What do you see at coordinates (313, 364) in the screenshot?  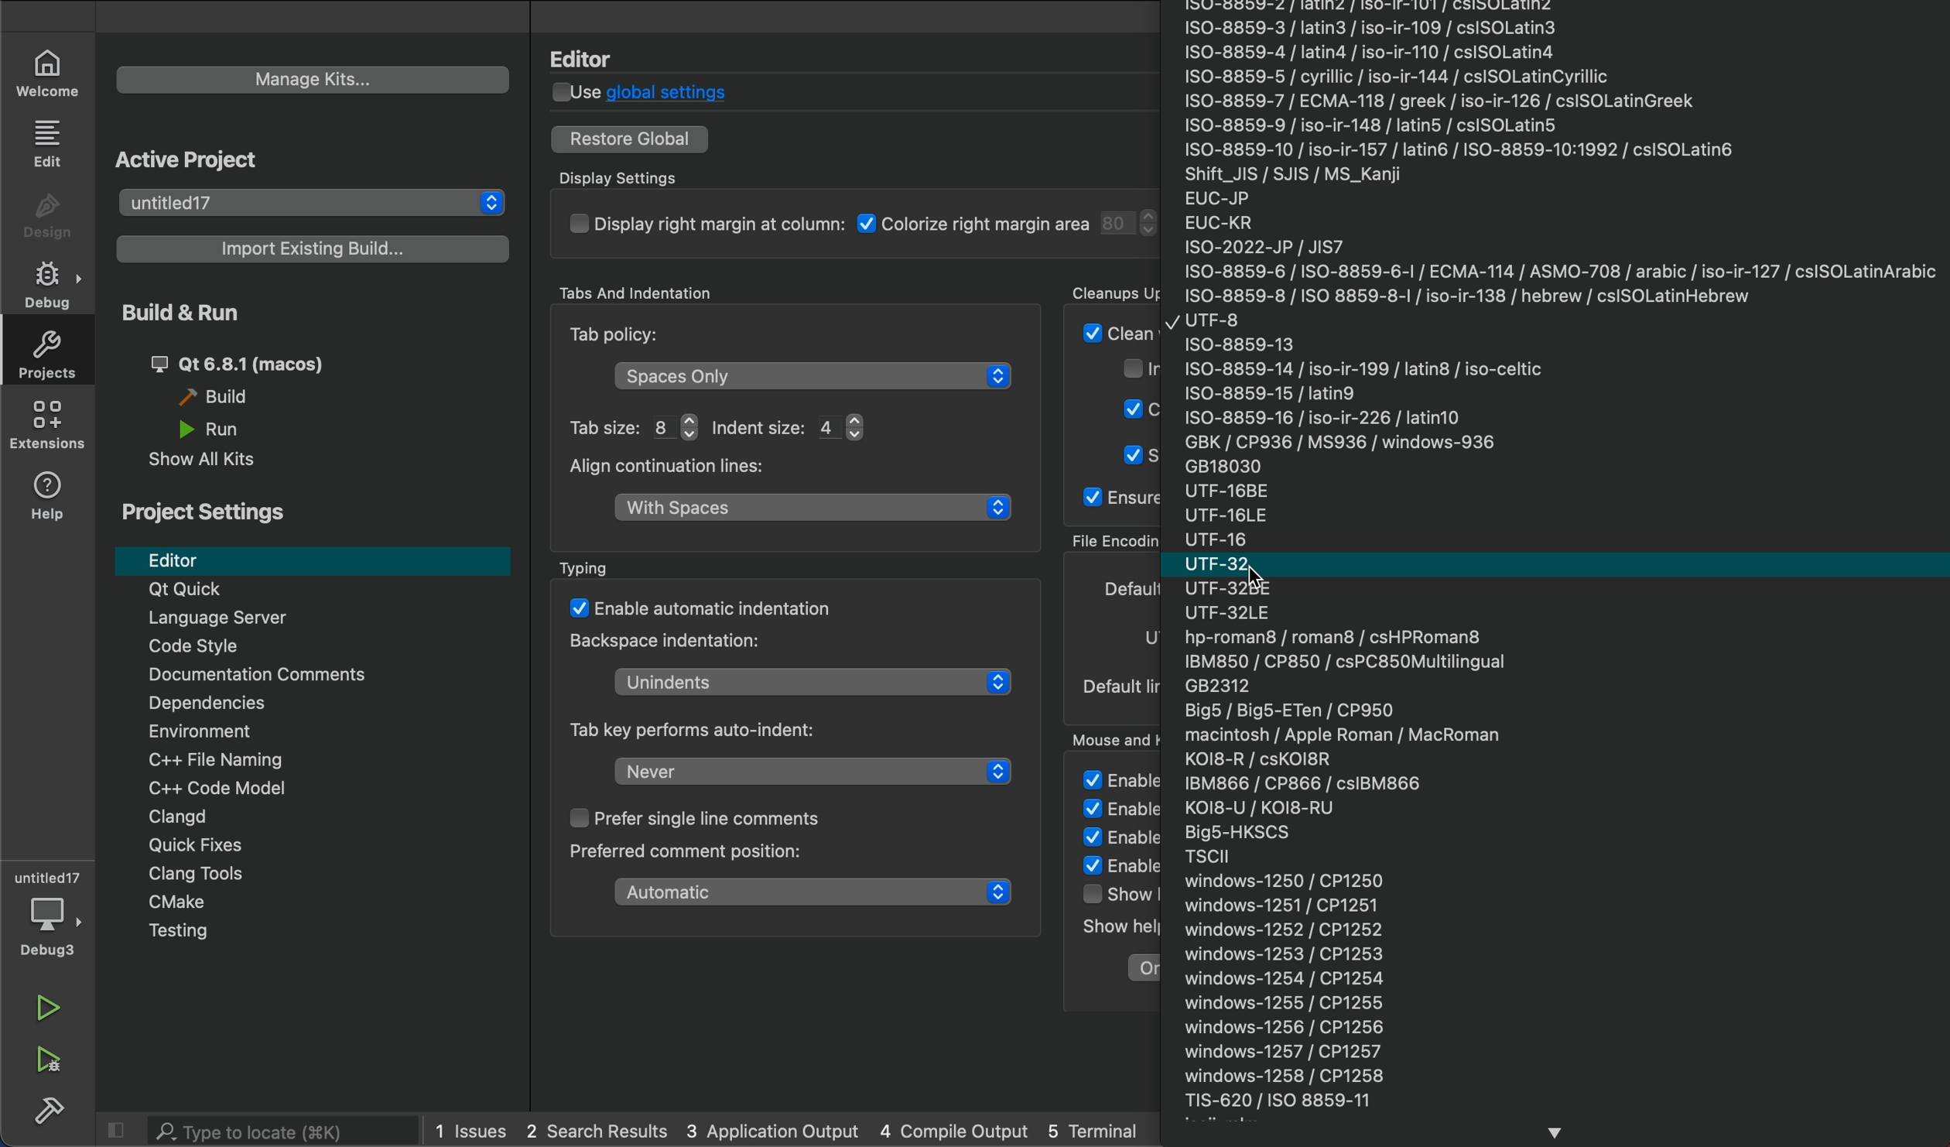 I see `build and run` at bounding box center [313, 364].